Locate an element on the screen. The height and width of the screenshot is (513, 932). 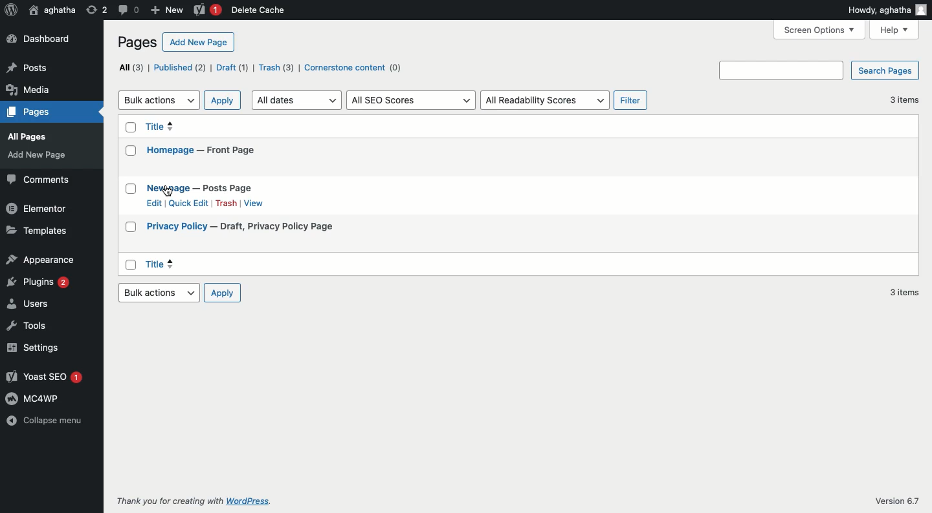
Trash is located at coordinates (276, 67).